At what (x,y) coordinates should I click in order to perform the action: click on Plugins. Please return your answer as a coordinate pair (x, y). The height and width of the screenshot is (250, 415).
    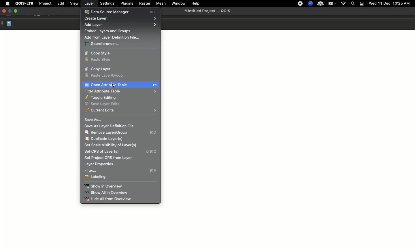
    Looking at the image, I should click on (126, 3).